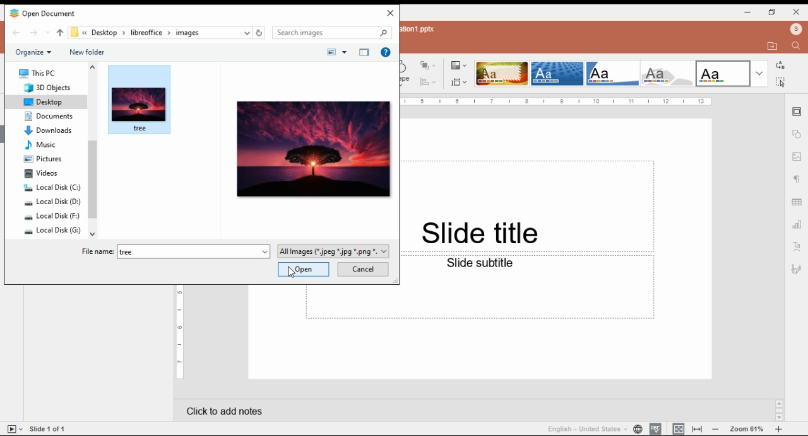 This screenshot has width=808, height=436. Describe the element at coordinates (425, 82) in the screenshot. I see `Align shape` at that location.